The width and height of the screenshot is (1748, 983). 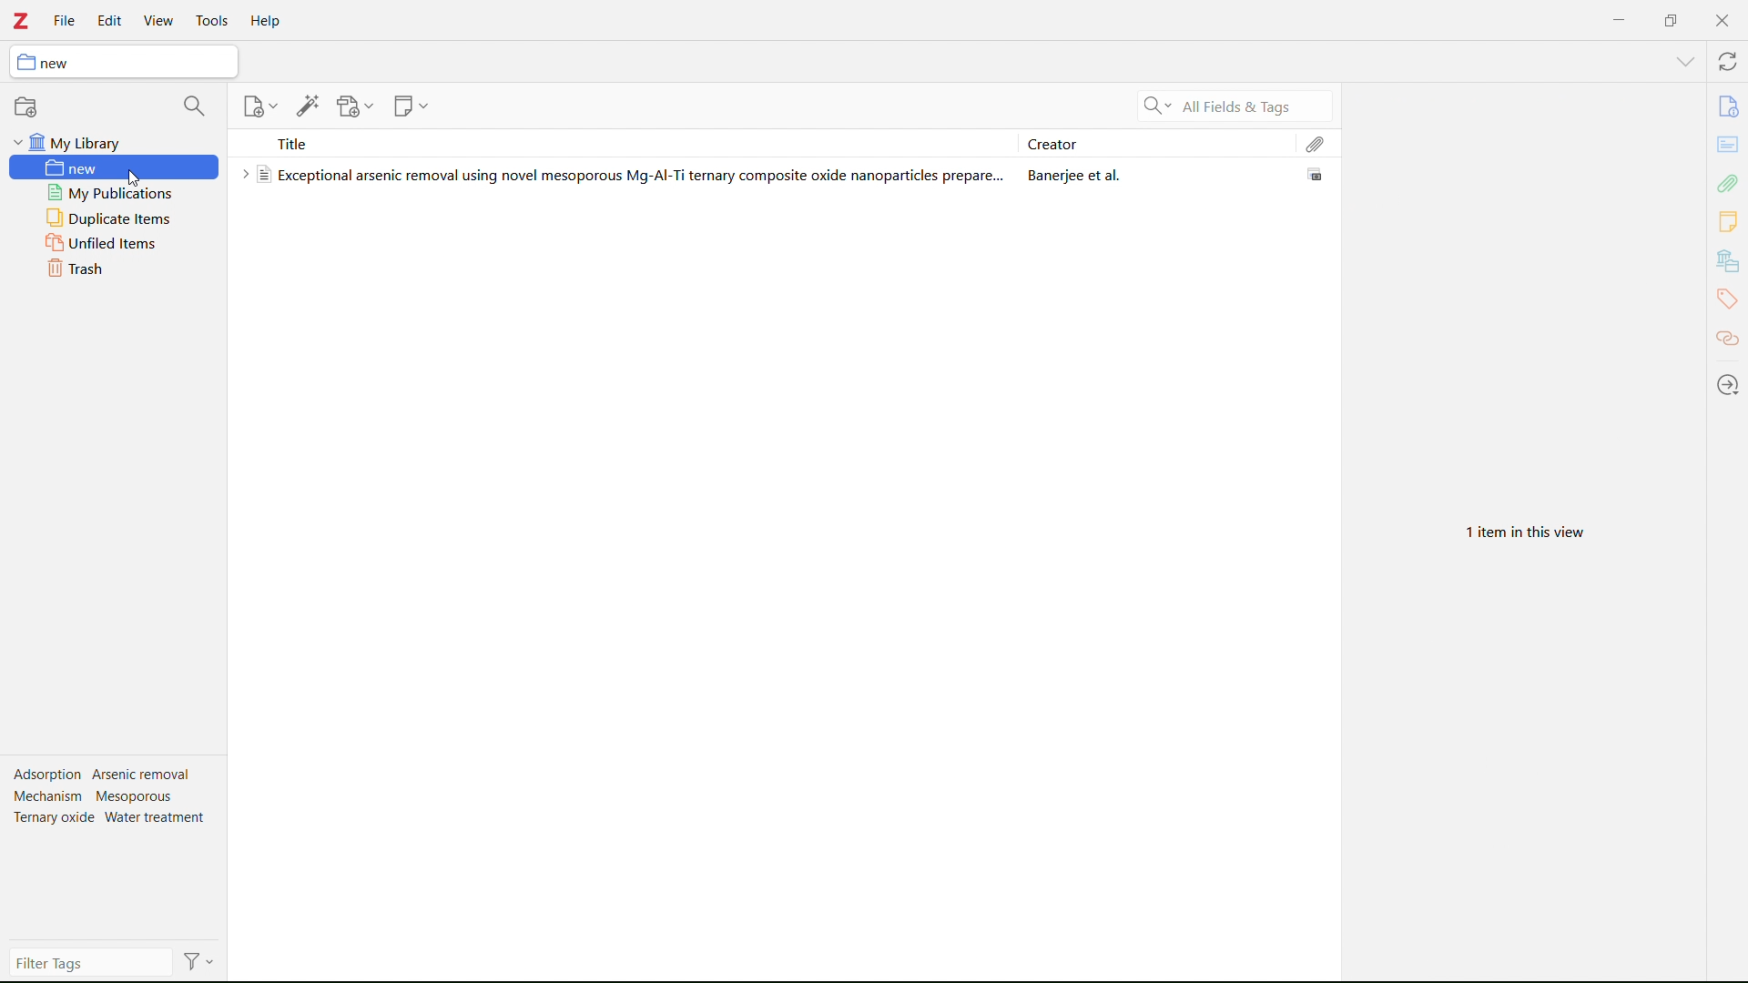 What do you see at coordinates (1728, 339) in the screenshot?
I see `related` at bounding box center [1728, 339].